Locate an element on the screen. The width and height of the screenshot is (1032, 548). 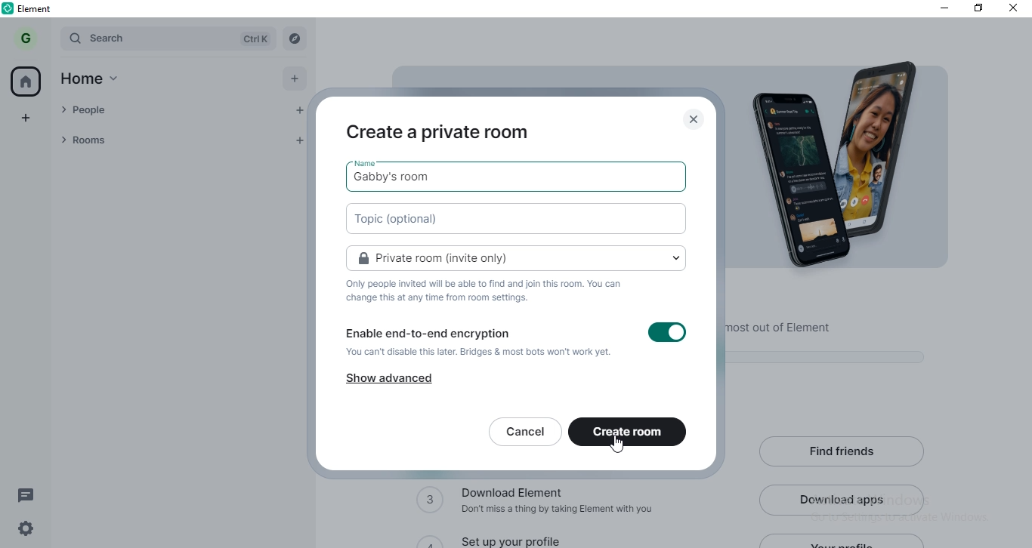
search  is located at coordinates (168, 38).